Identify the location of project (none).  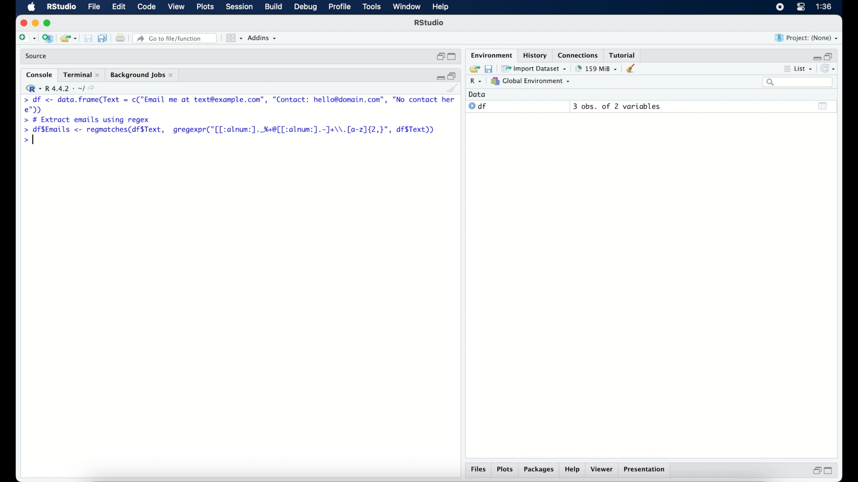
(807, 38).